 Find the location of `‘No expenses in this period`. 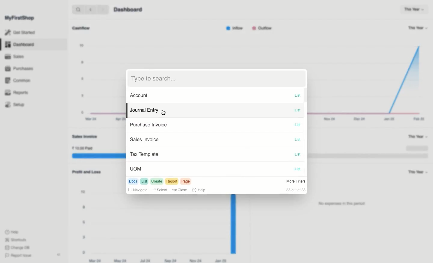

‘No expenses in this period is located at coordinates (342, 203).